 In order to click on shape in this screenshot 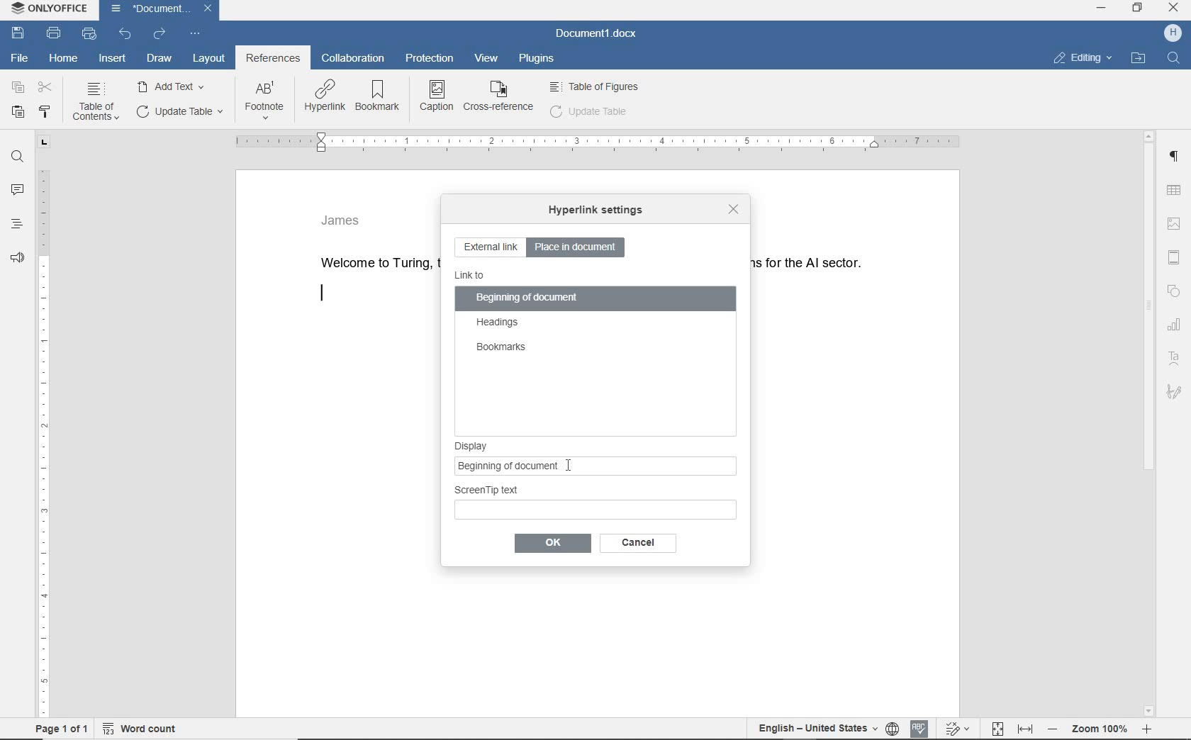, I will do `click(1174, 292)`.